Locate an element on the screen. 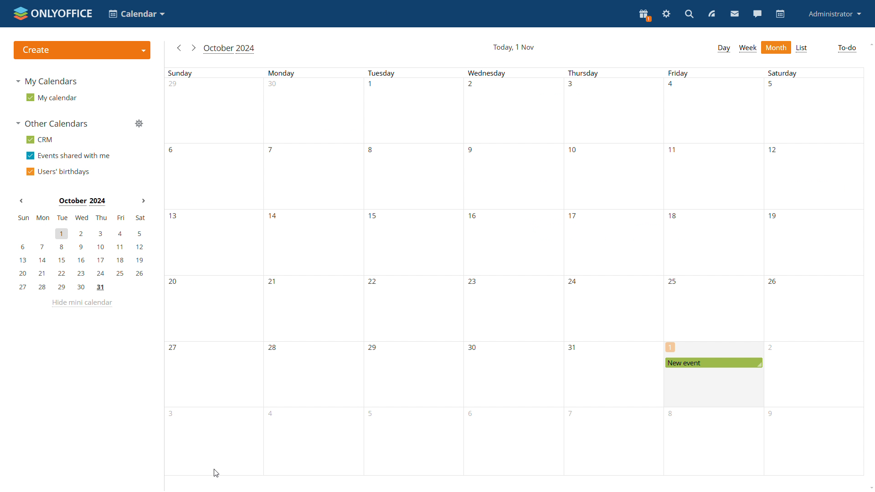  Wednesday is located at coordinates (512, 272).